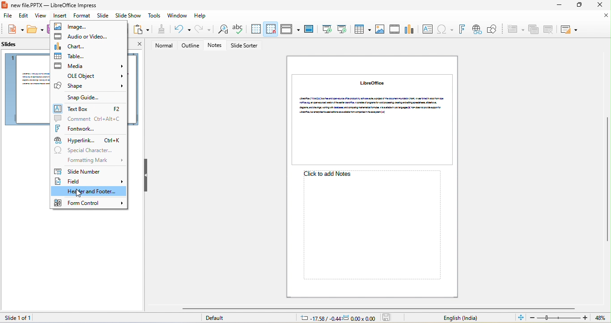 This screenshot has height=323, width=611. I want to click on special character, so click(88, 150).